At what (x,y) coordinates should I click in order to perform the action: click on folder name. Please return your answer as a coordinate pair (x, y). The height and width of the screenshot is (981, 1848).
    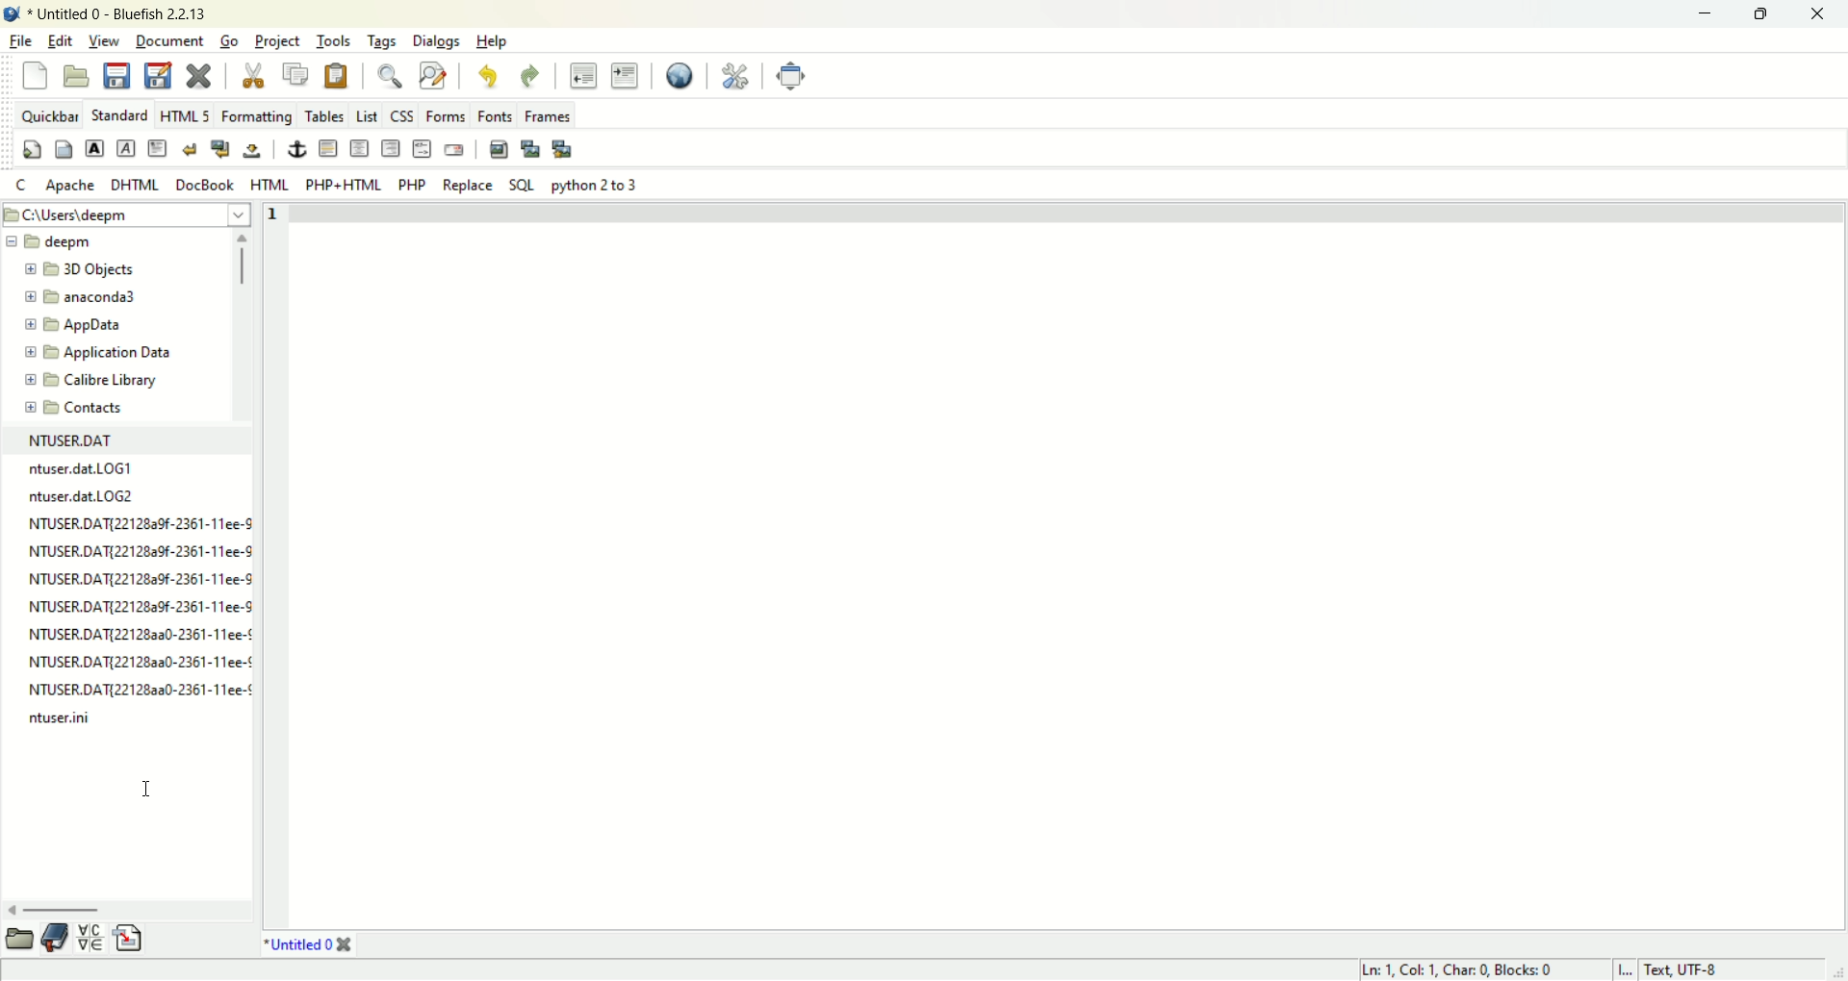
    Looking at the image, I should click on (102, 350).